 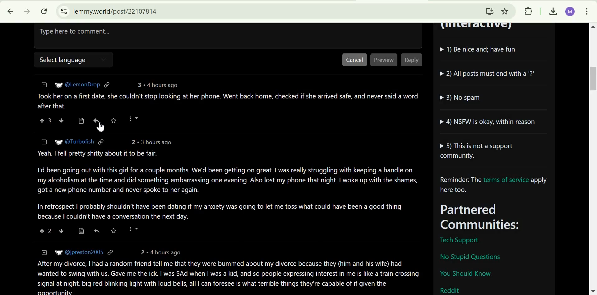 I want to click on more options, so click(x=134, y=119).